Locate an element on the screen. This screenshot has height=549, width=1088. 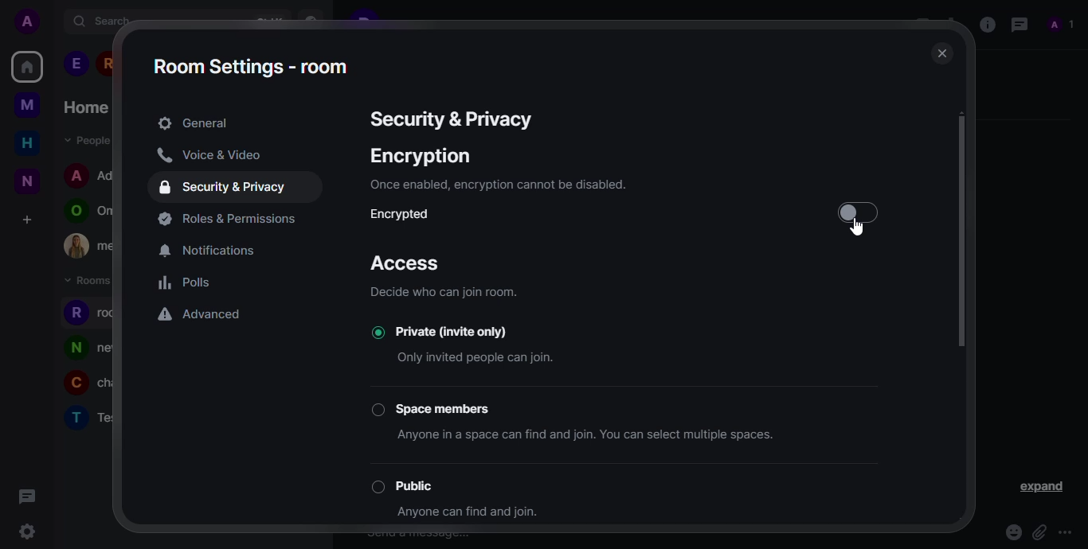
info- once enabled, encryptionn cannot be disabled. is located at coordinates (509, 185).